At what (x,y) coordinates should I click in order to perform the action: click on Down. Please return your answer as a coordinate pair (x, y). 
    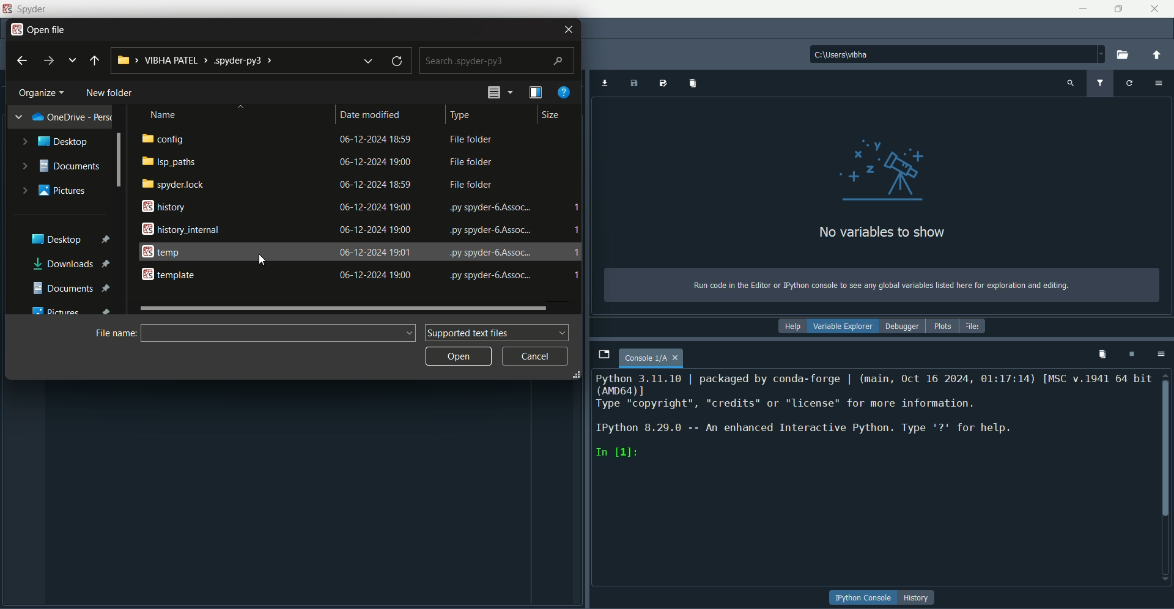
    Looking at the image, I should click on (1163, 578).